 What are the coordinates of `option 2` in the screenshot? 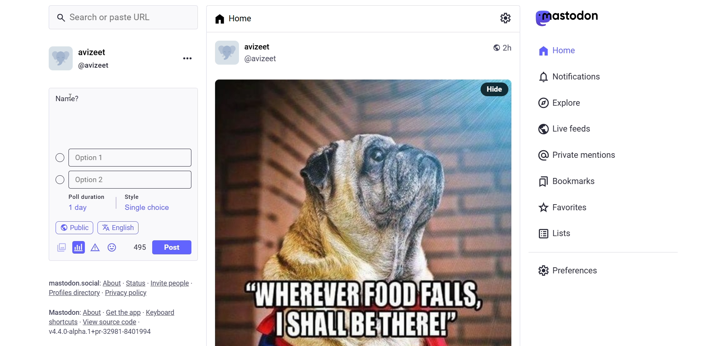 It's located at (127, 180).